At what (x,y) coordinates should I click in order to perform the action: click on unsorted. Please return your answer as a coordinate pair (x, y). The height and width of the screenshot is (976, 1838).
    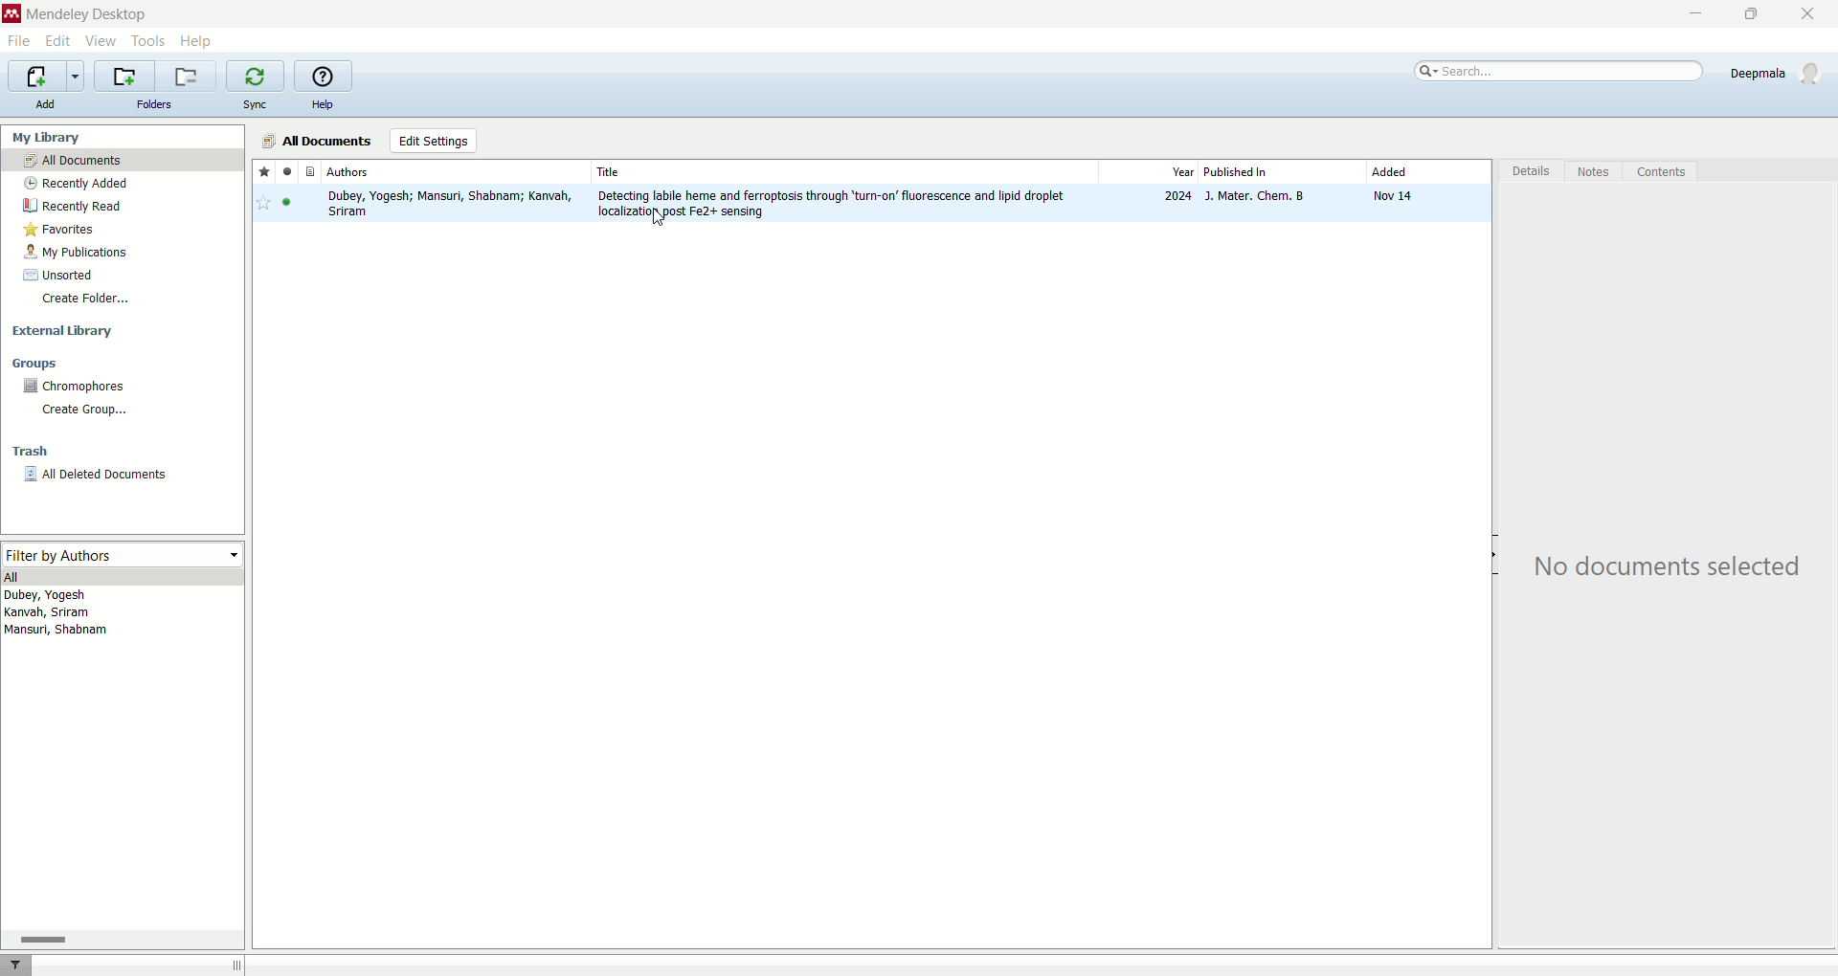
    Looking at the image, I should click on (58, 275).